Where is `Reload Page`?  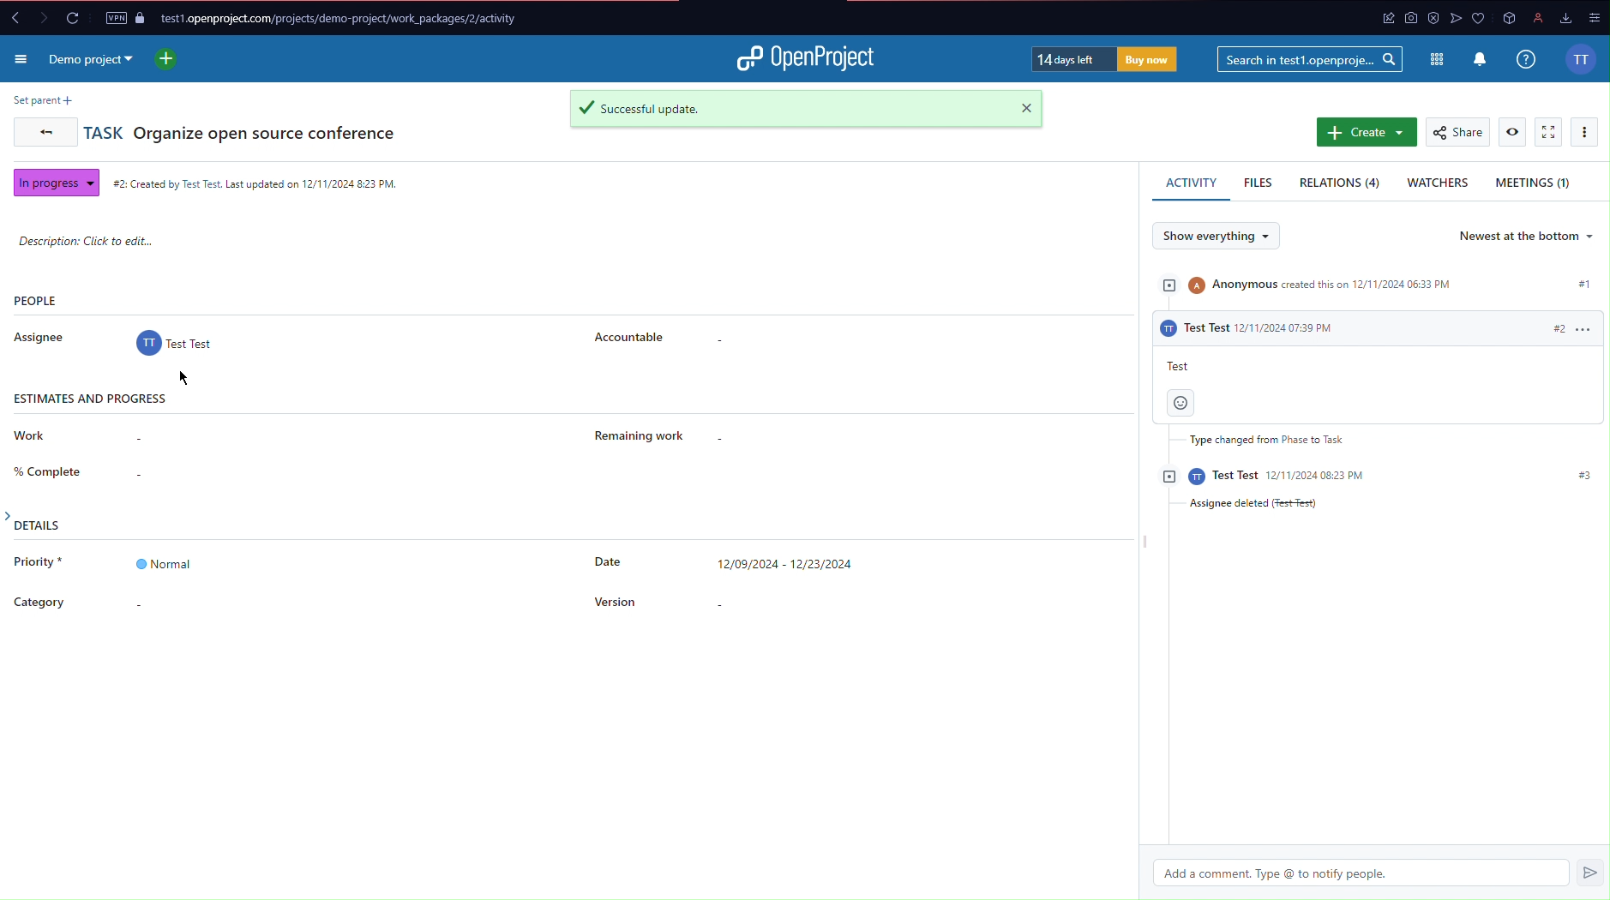
Reload Page is located at coordinates (73, 17).